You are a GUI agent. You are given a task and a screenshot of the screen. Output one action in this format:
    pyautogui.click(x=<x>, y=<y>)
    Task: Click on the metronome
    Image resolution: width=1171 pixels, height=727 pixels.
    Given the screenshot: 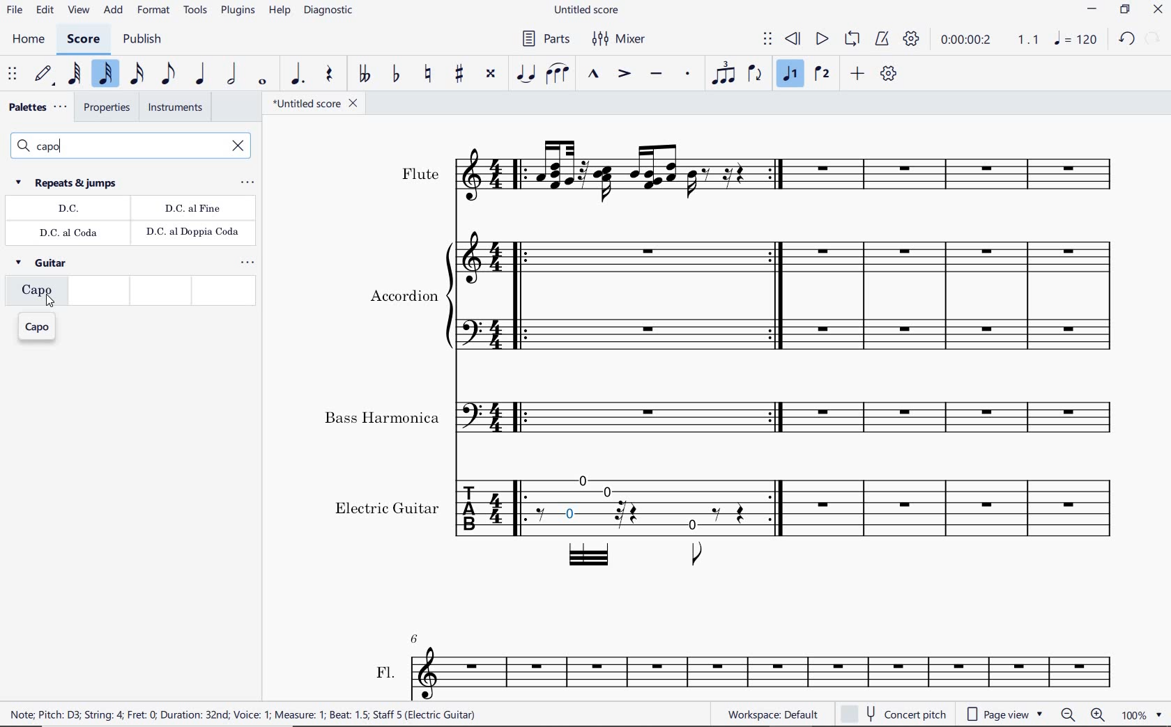 What is the action you would take?
    pyautogui.click(x=881, y=38)
    